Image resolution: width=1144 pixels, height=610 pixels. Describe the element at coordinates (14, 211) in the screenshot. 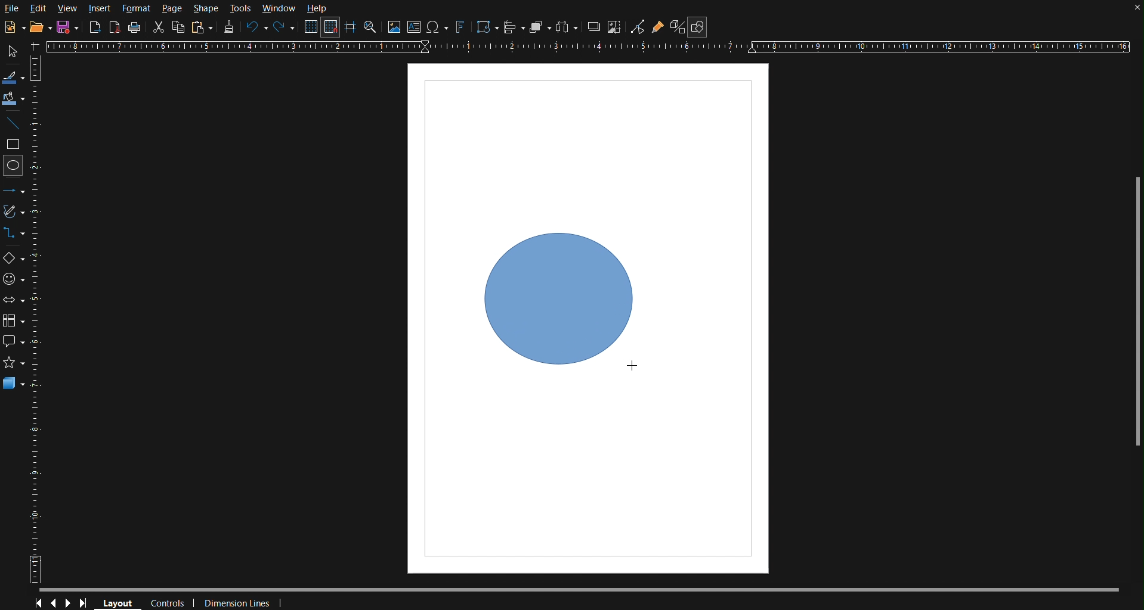

I see `Vectors` at that location.